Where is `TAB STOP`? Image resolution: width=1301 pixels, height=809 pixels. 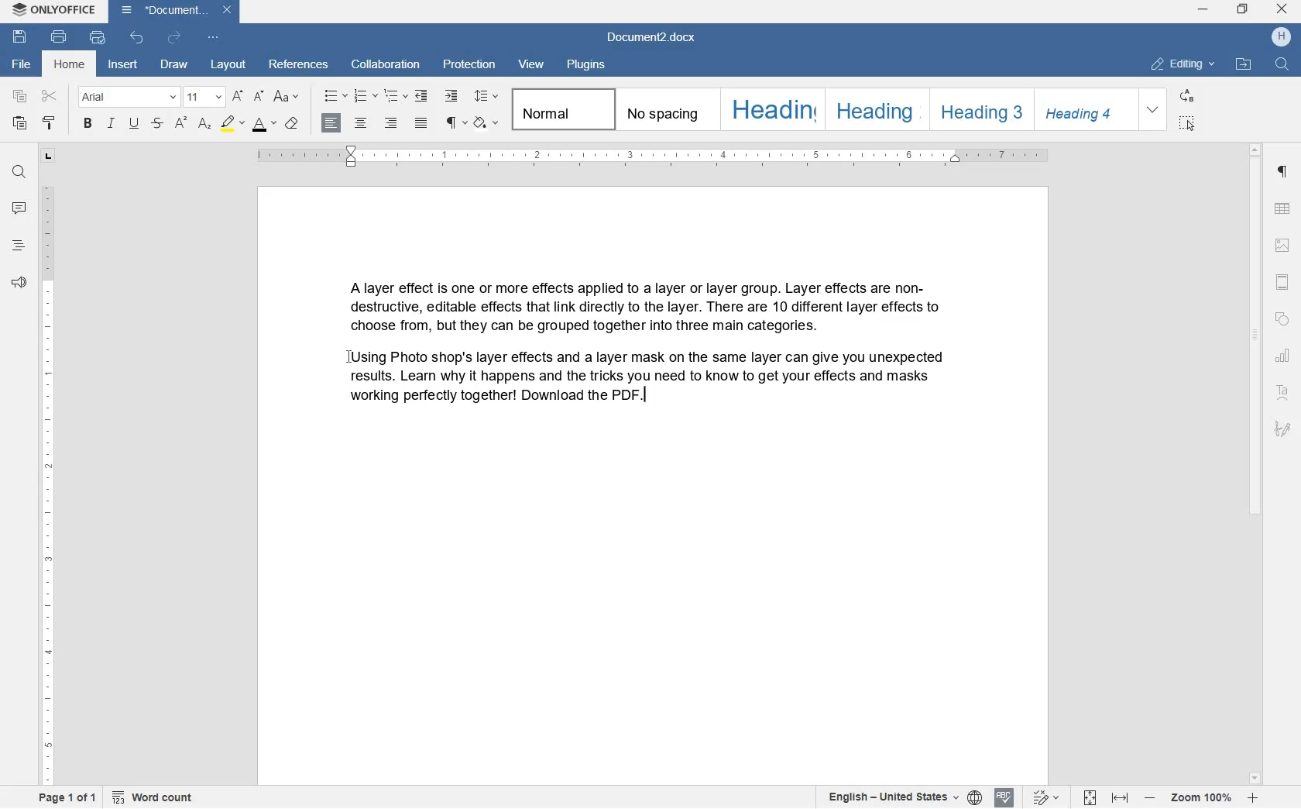
TAB STOP is located at coordinates (48, 156).